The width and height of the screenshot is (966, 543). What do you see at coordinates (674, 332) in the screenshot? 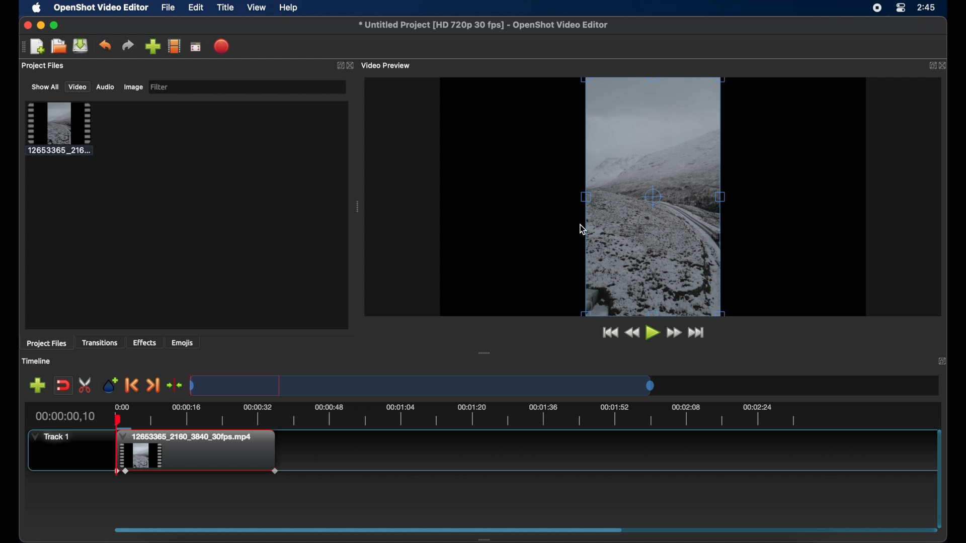
I see `fast forward` at bounding box center [674, 332].